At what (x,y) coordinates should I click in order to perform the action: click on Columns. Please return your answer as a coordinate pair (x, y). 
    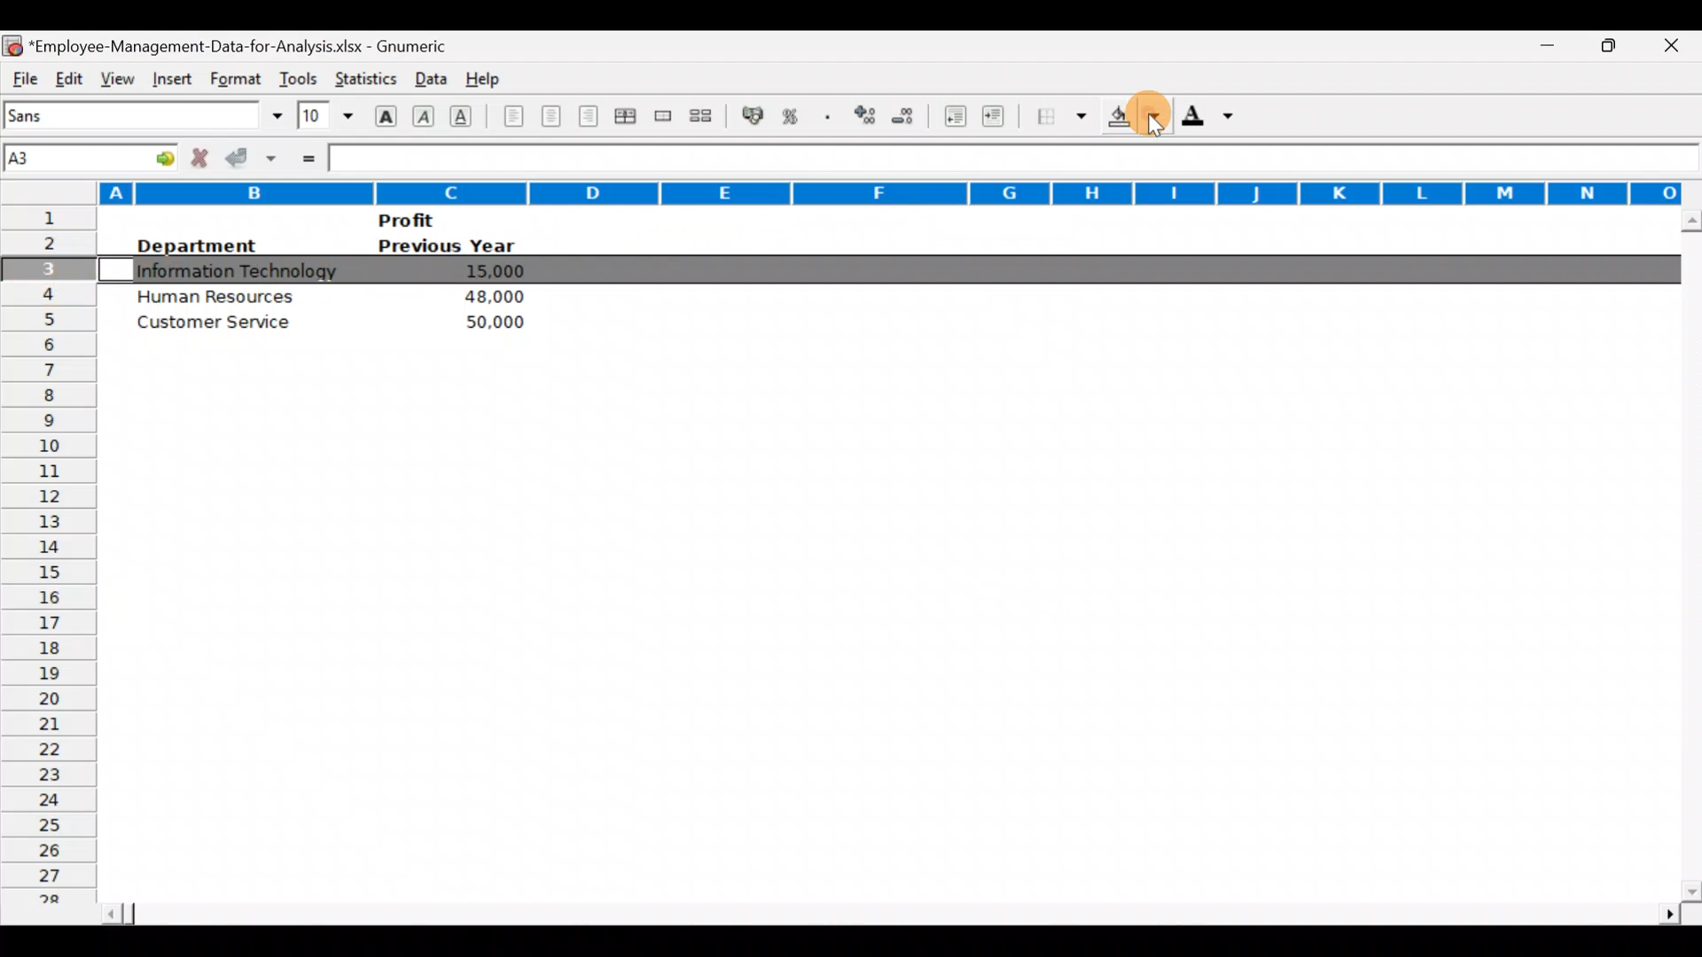
    Looking at the image, I should click on (847, 188).